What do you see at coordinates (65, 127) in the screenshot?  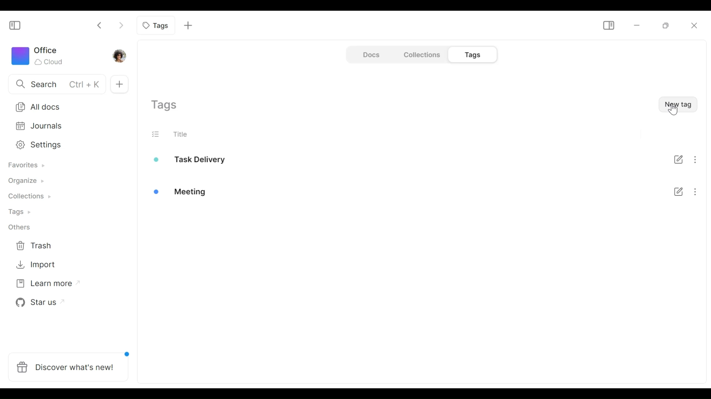 I see `Journal` at bounding box center [65, 127].